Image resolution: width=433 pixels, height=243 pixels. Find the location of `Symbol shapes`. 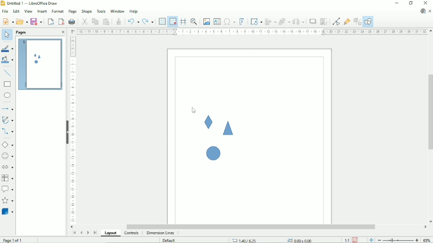

Symbol shapes is located at coordinates (8, 156).